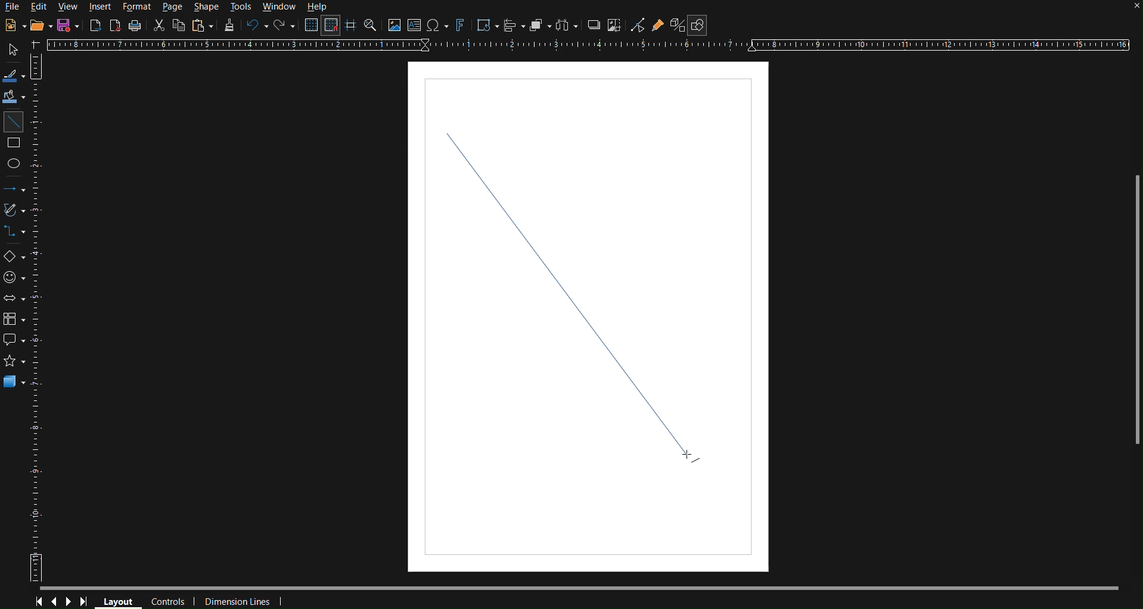  Describe the element at coordinates (53, 601) in the screenshot. I see `Previous` at that location.